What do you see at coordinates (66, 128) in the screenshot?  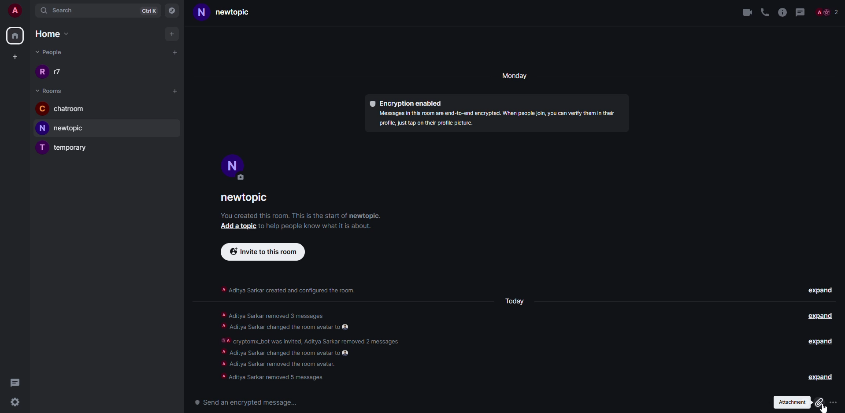 I see `room` at bounding box center [66, 128].